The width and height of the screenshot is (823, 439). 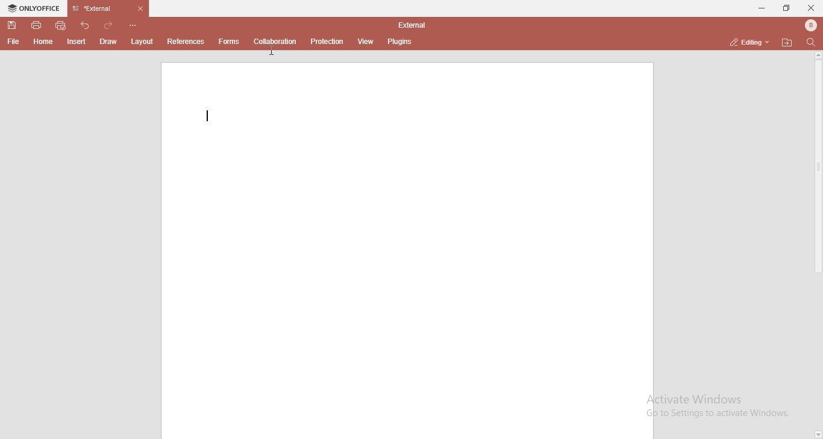 I want to click on close, so click(x=812, y=8).